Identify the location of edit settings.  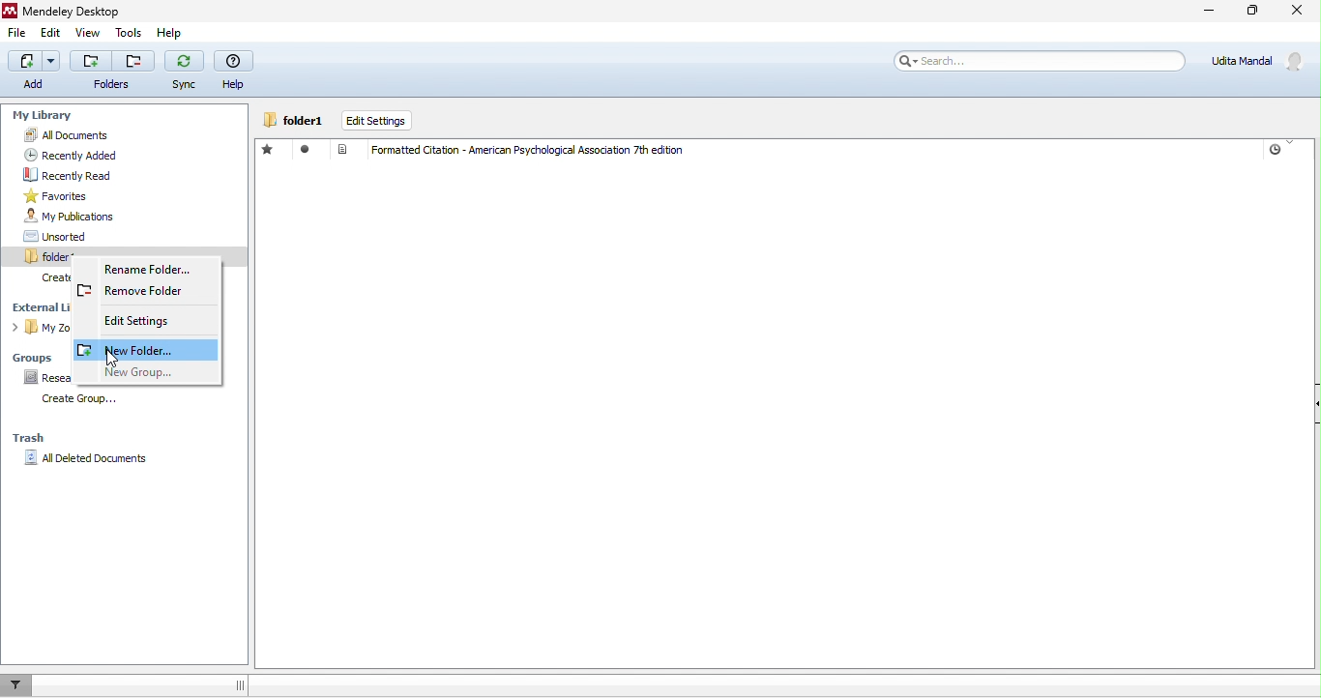
(377, 120).